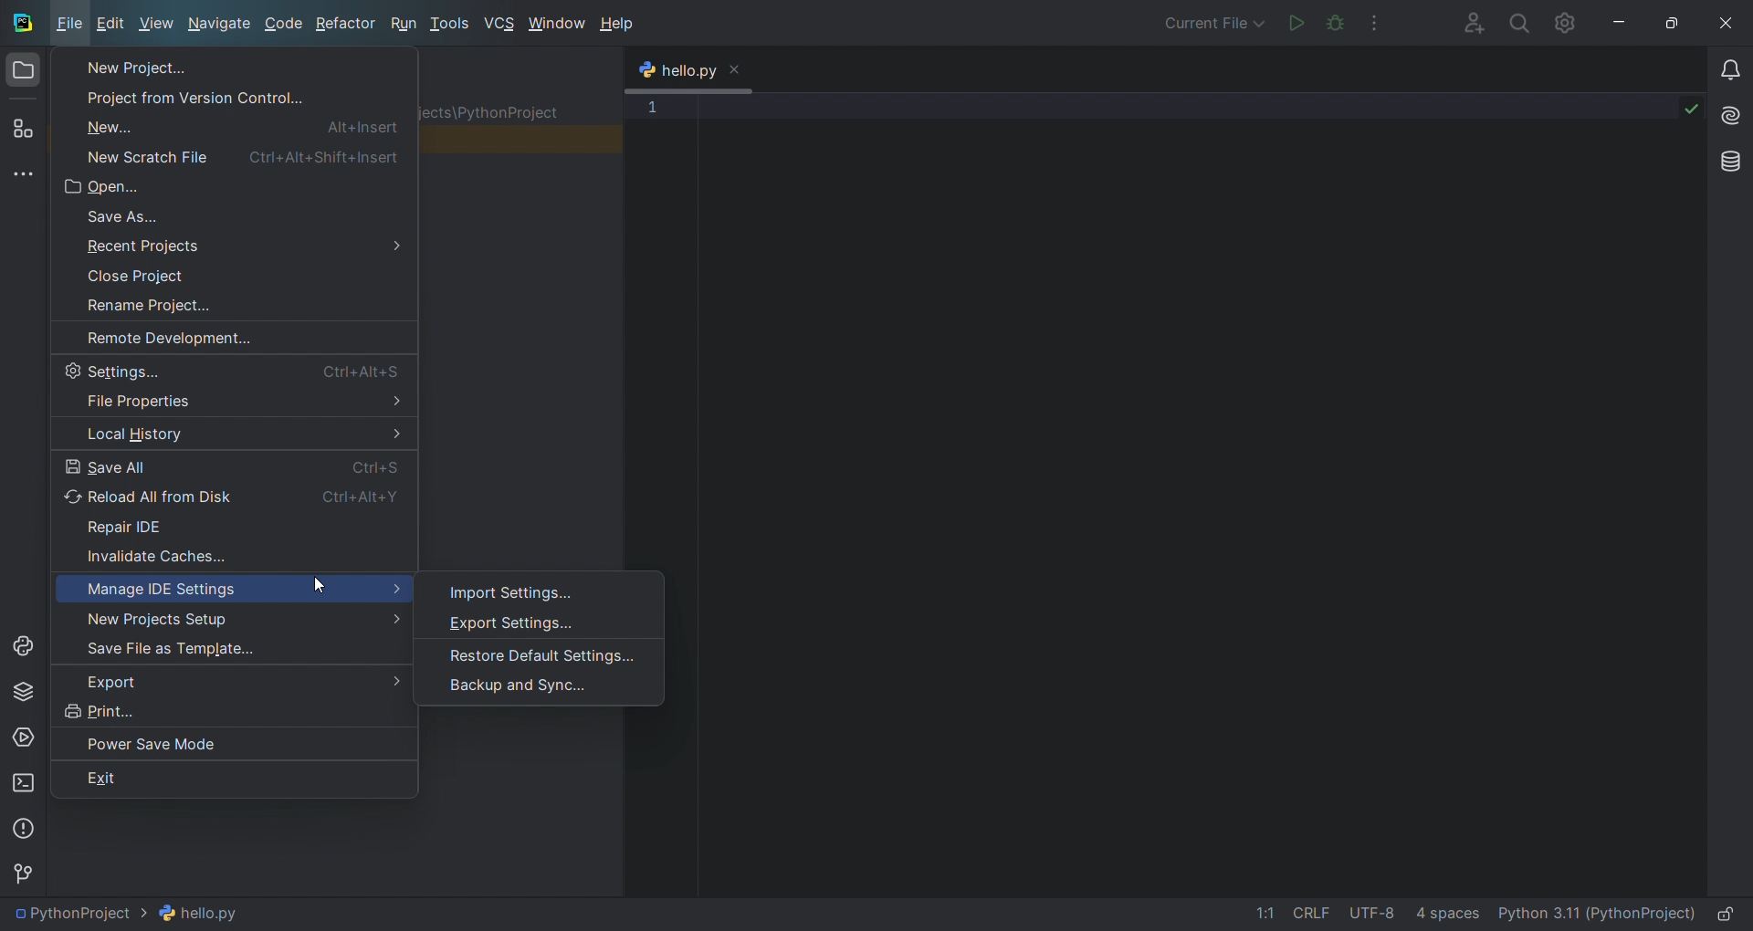 Image resolution: width=1753 pixels, height=931 pixels. What do you see at coordinates (31, 877) in the screenshot?
I see `version control` at bounding box center [31, 877].